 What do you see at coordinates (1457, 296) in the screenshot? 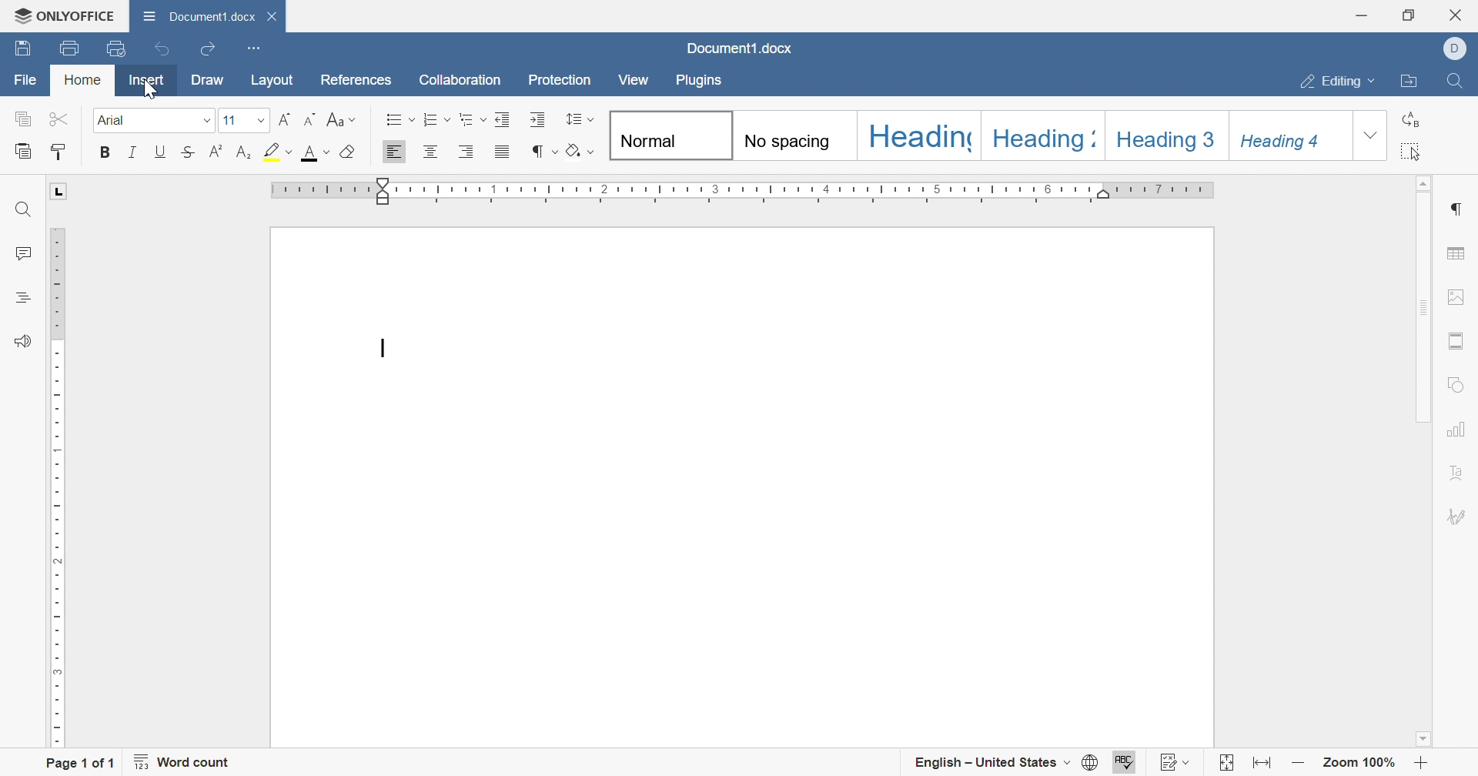
I see `Image settings` at bounding box center [1457, 296].